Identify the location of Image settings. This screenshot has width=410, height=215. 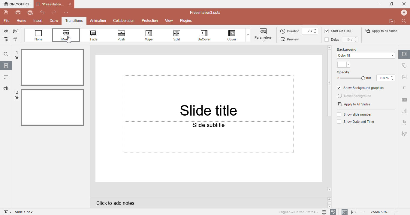
(404, 78).